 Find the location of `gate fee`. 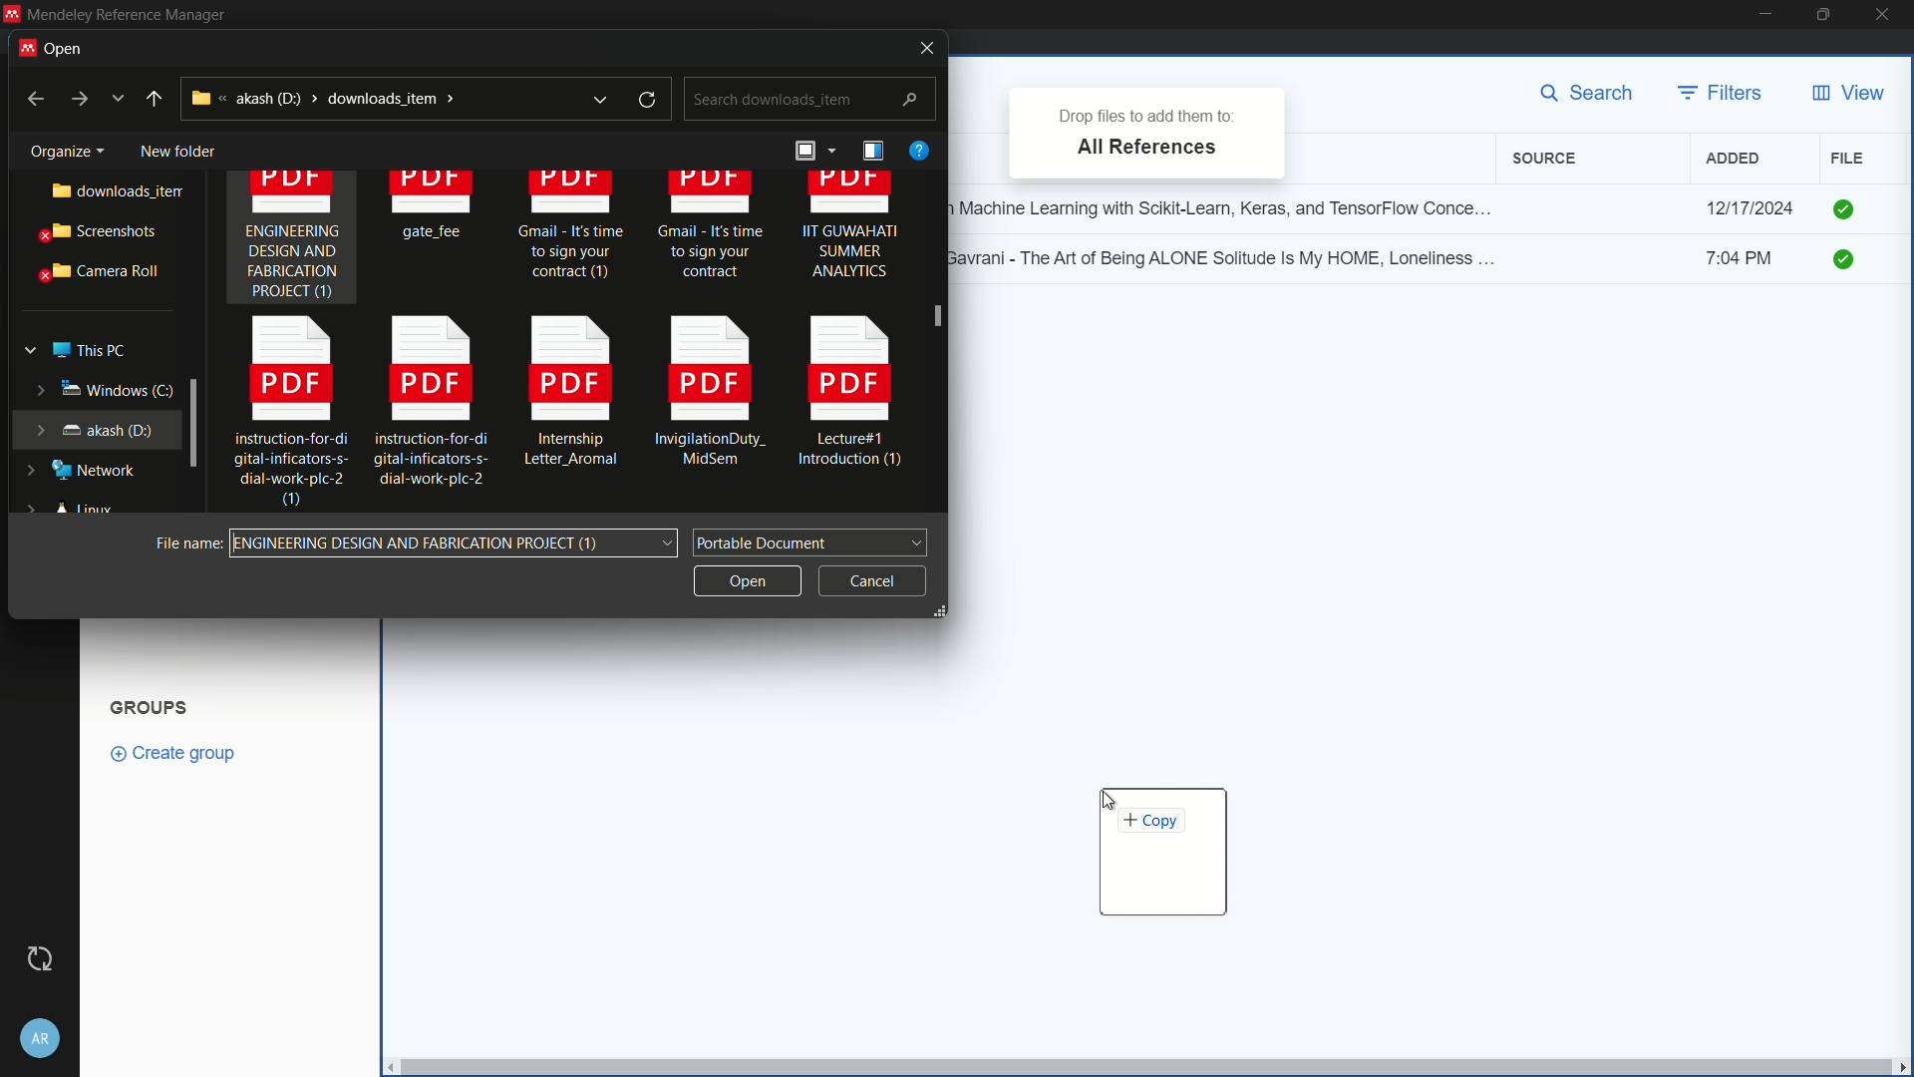

gate fee is located at coordinates (436, 209).